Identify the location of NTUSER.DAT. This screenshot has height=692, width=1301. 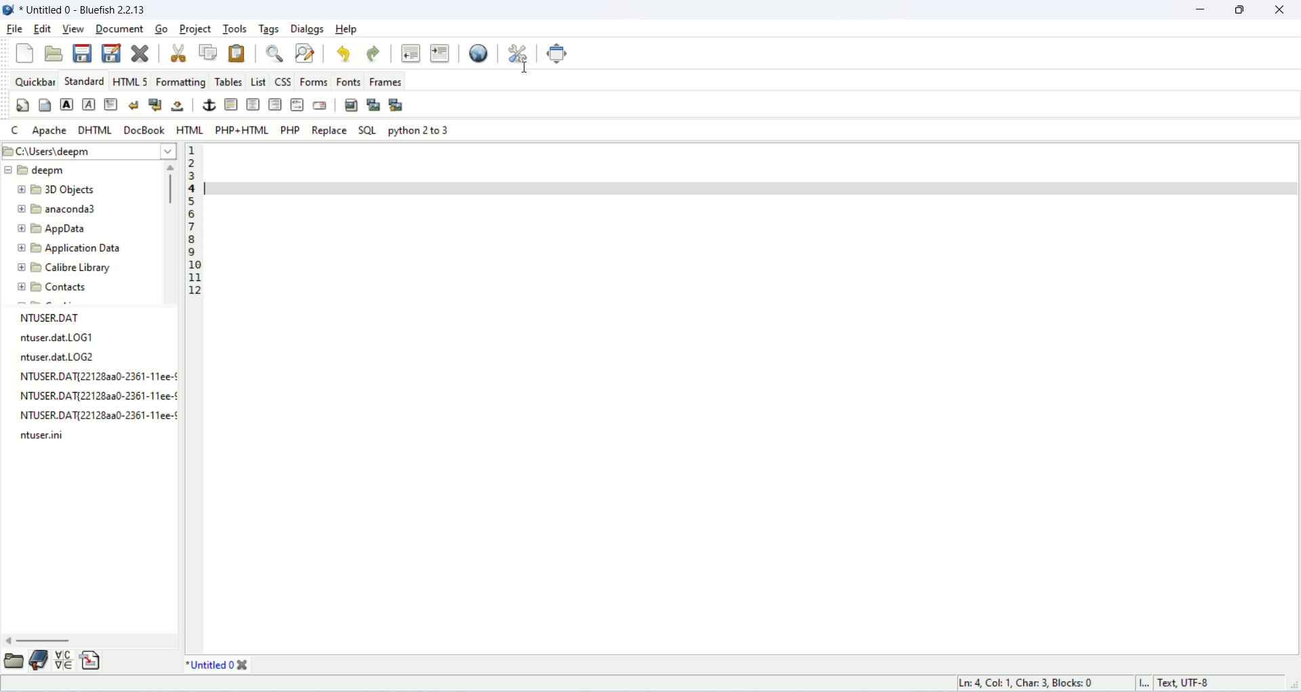
(58, 318).